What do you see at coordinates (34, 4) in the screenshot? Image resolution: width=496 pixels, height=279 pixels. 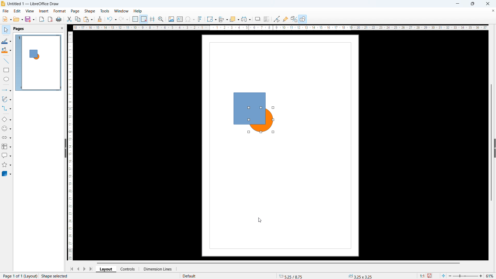 I see `Document title ` at bounding box center [34, 4].